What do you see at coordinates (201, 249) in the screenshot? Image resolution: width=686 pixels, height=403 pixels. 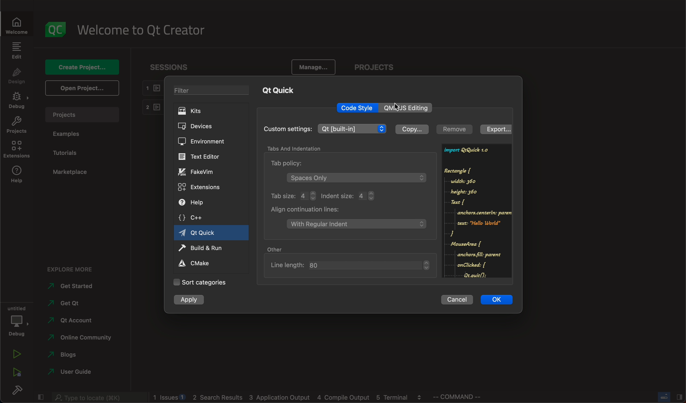 I see `run` at bounding box center [201, 249].